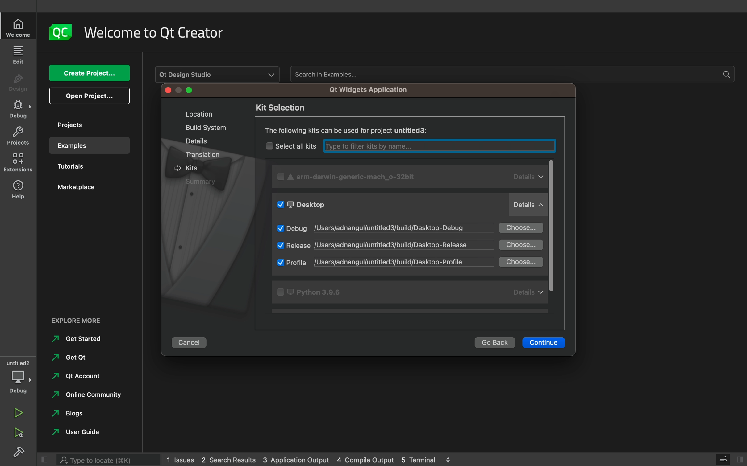 Image resolution: width=747 pixels, height=466 pixels. I want to click on help, so click(19, 189).